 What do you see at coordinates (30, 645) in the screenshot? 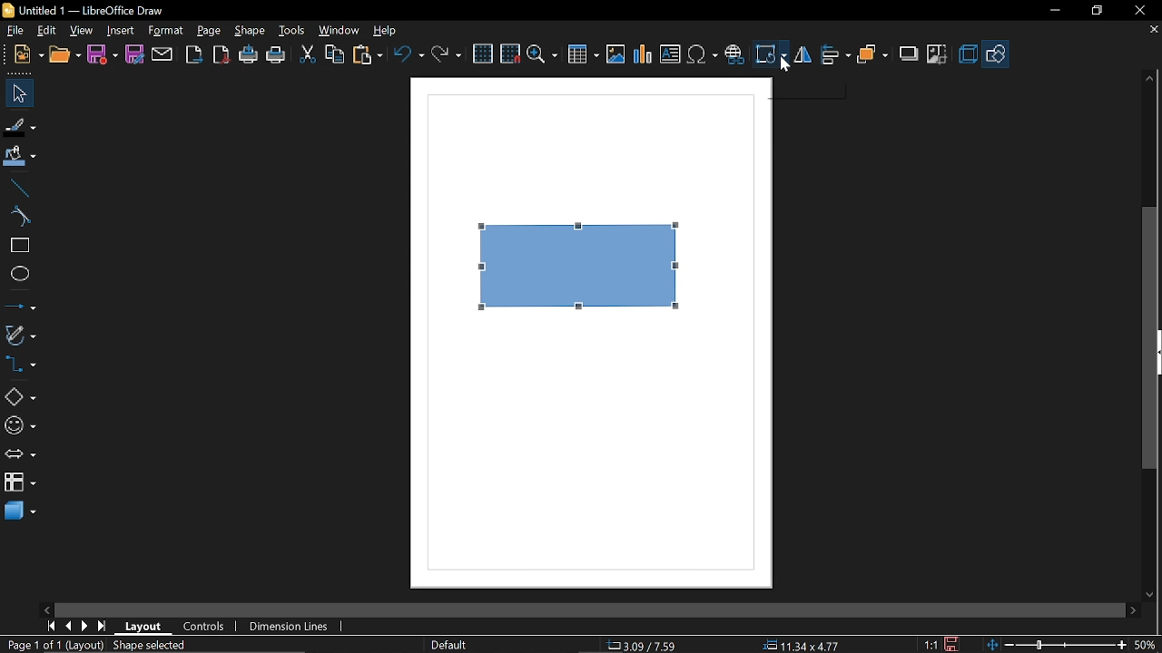
I see `Page 1 of 1` at bounding box center [30, 645].